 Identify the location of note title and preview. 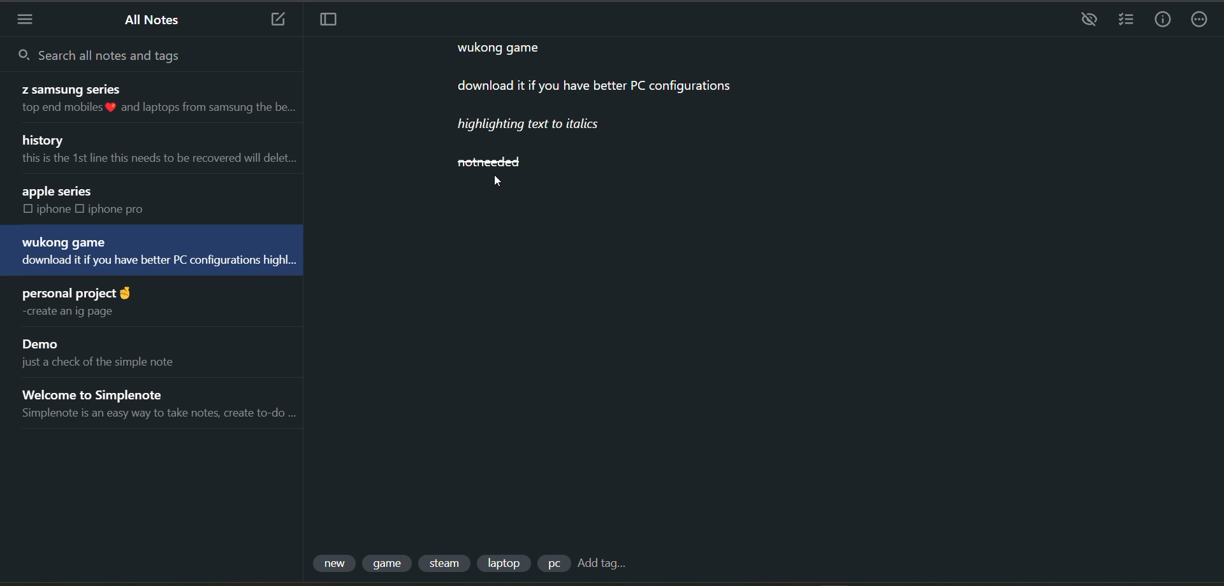
(152, 99).